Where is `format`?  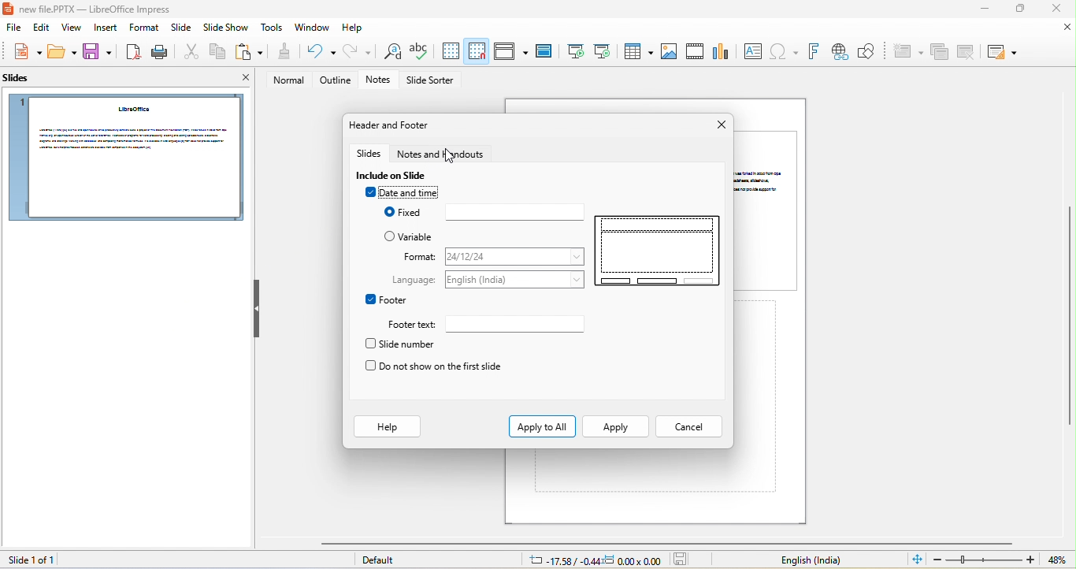
format is located at coordinates (513, 255).